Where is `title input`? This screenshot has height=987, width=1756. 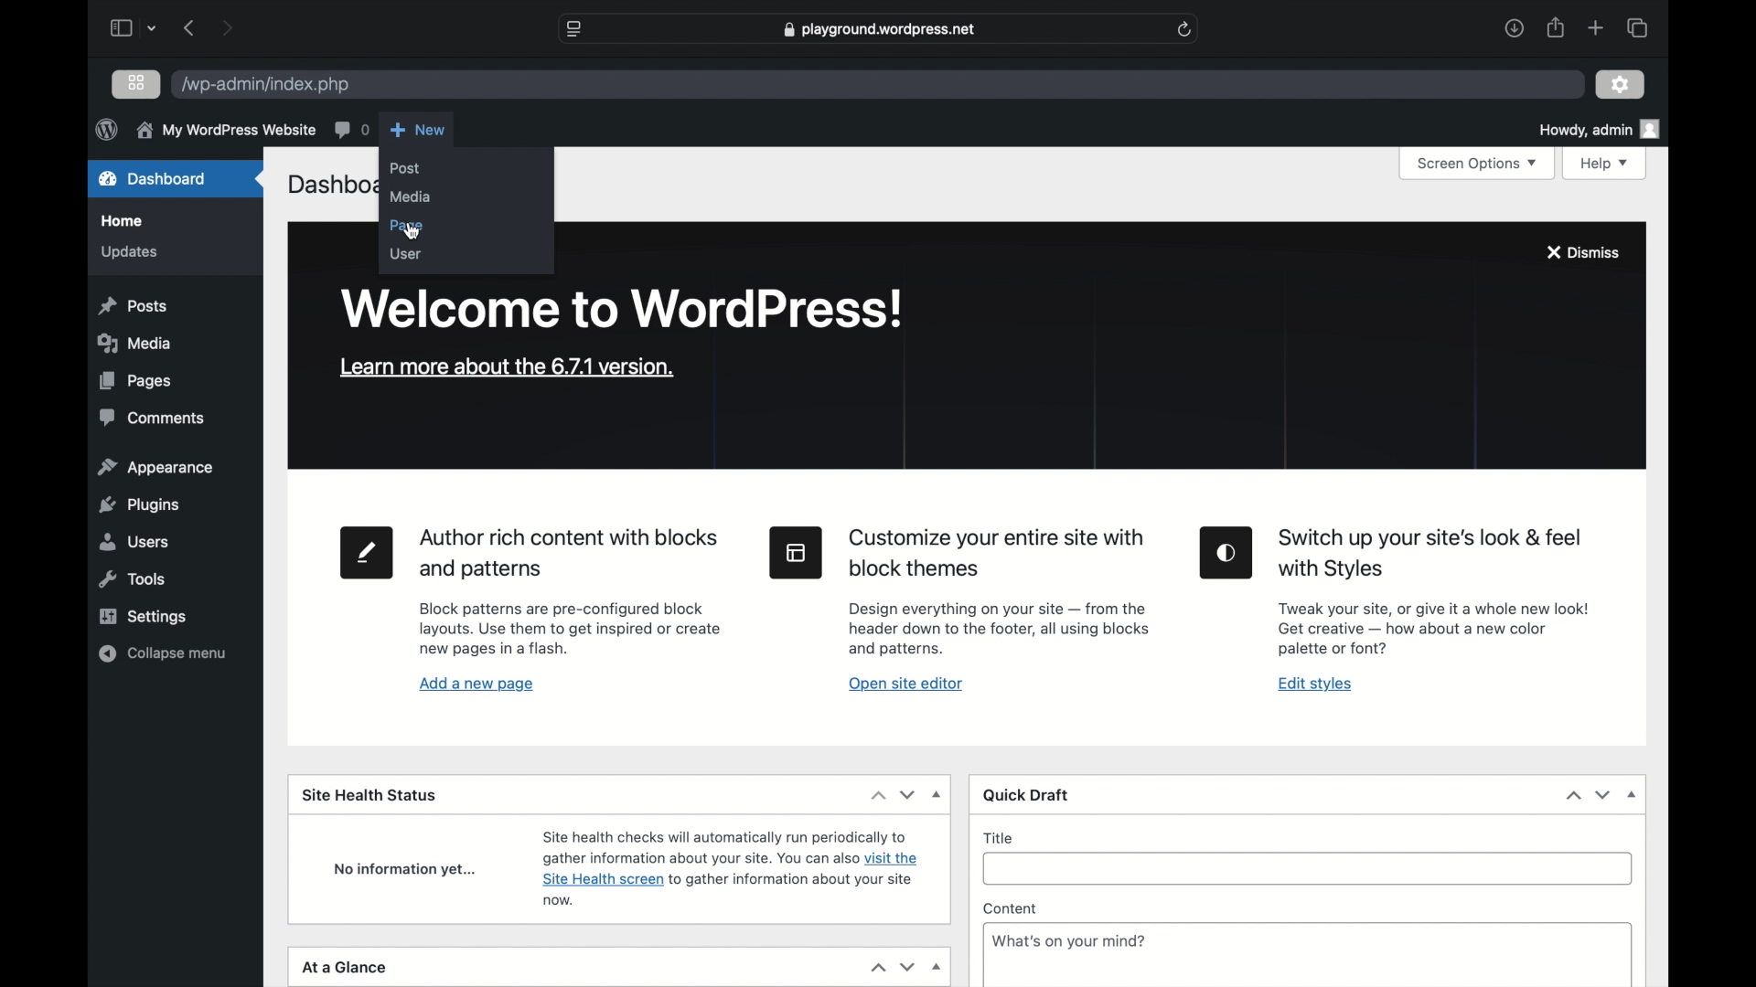 title input is located at coordinates (1309, 870).